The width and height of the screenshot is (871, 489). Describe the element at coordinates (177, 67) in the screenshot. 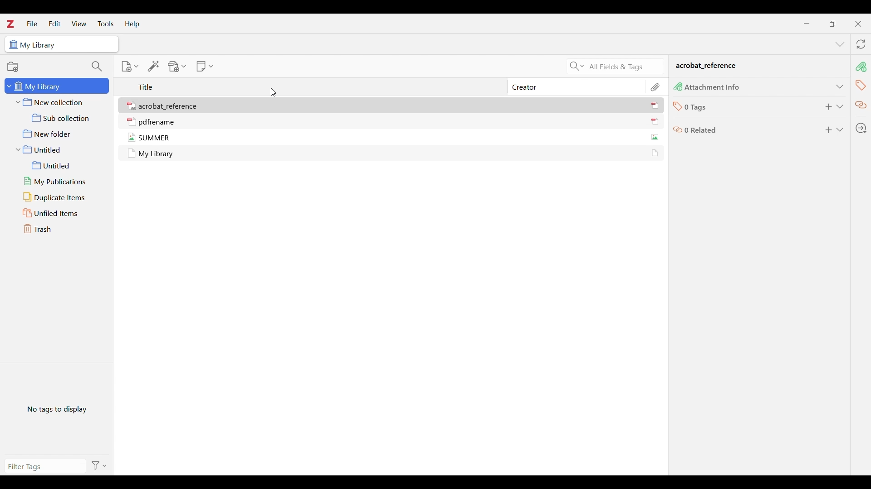

I see `Add attachment options` at that location.